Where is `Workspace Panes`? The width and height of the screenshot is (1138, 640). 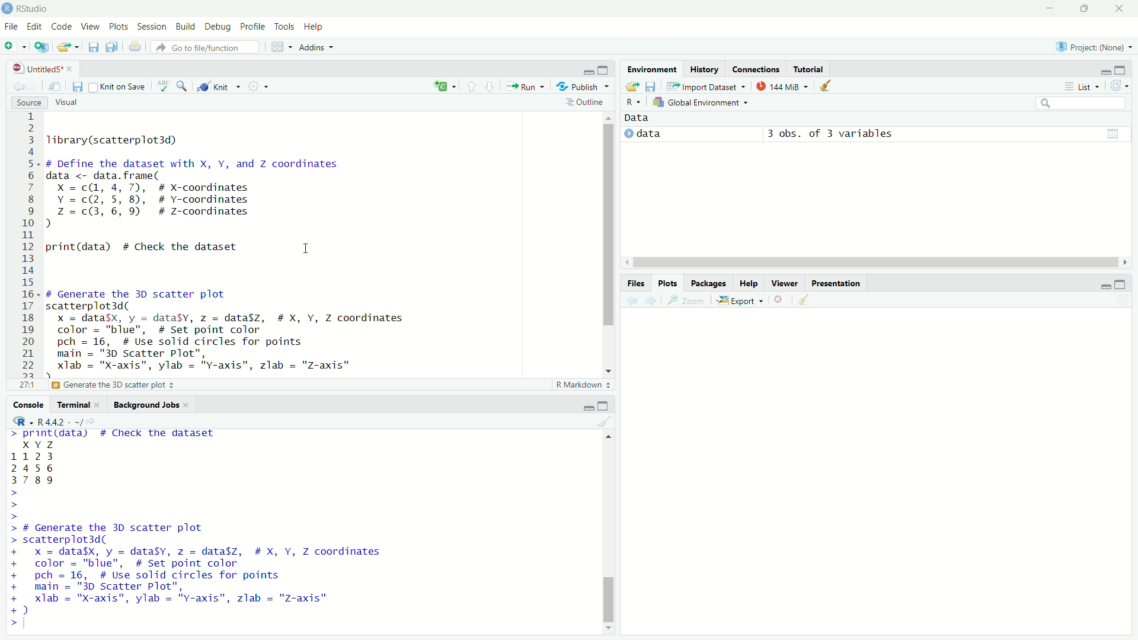
Workspace Panes is located at coordinates (279, 44).